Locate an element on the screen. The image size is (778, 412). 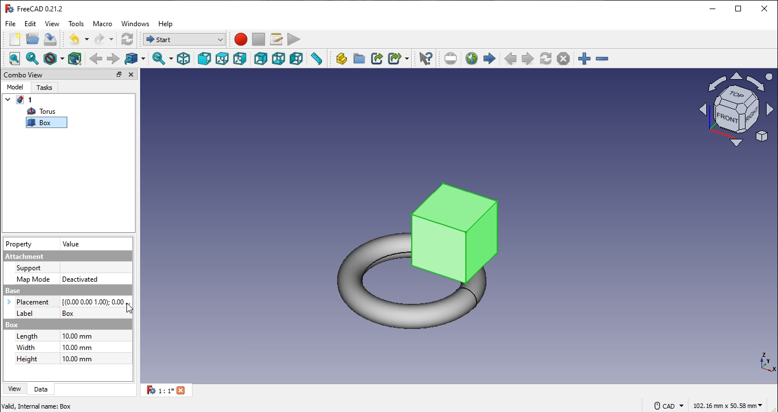
refresh is located at coordinates (547, 58).